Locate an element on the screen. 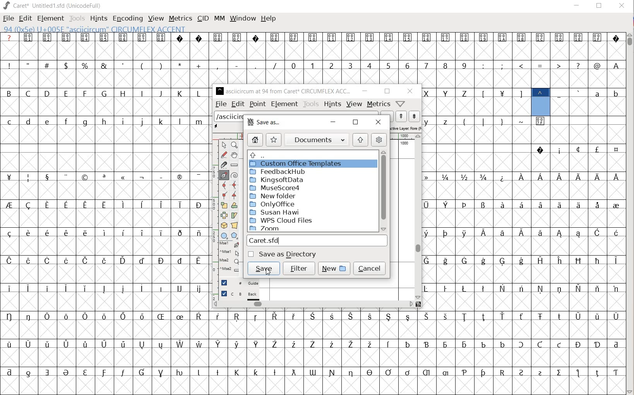 This screenshot has height=395, width=634. Rotate the selection is located at coordinates (234, 206).